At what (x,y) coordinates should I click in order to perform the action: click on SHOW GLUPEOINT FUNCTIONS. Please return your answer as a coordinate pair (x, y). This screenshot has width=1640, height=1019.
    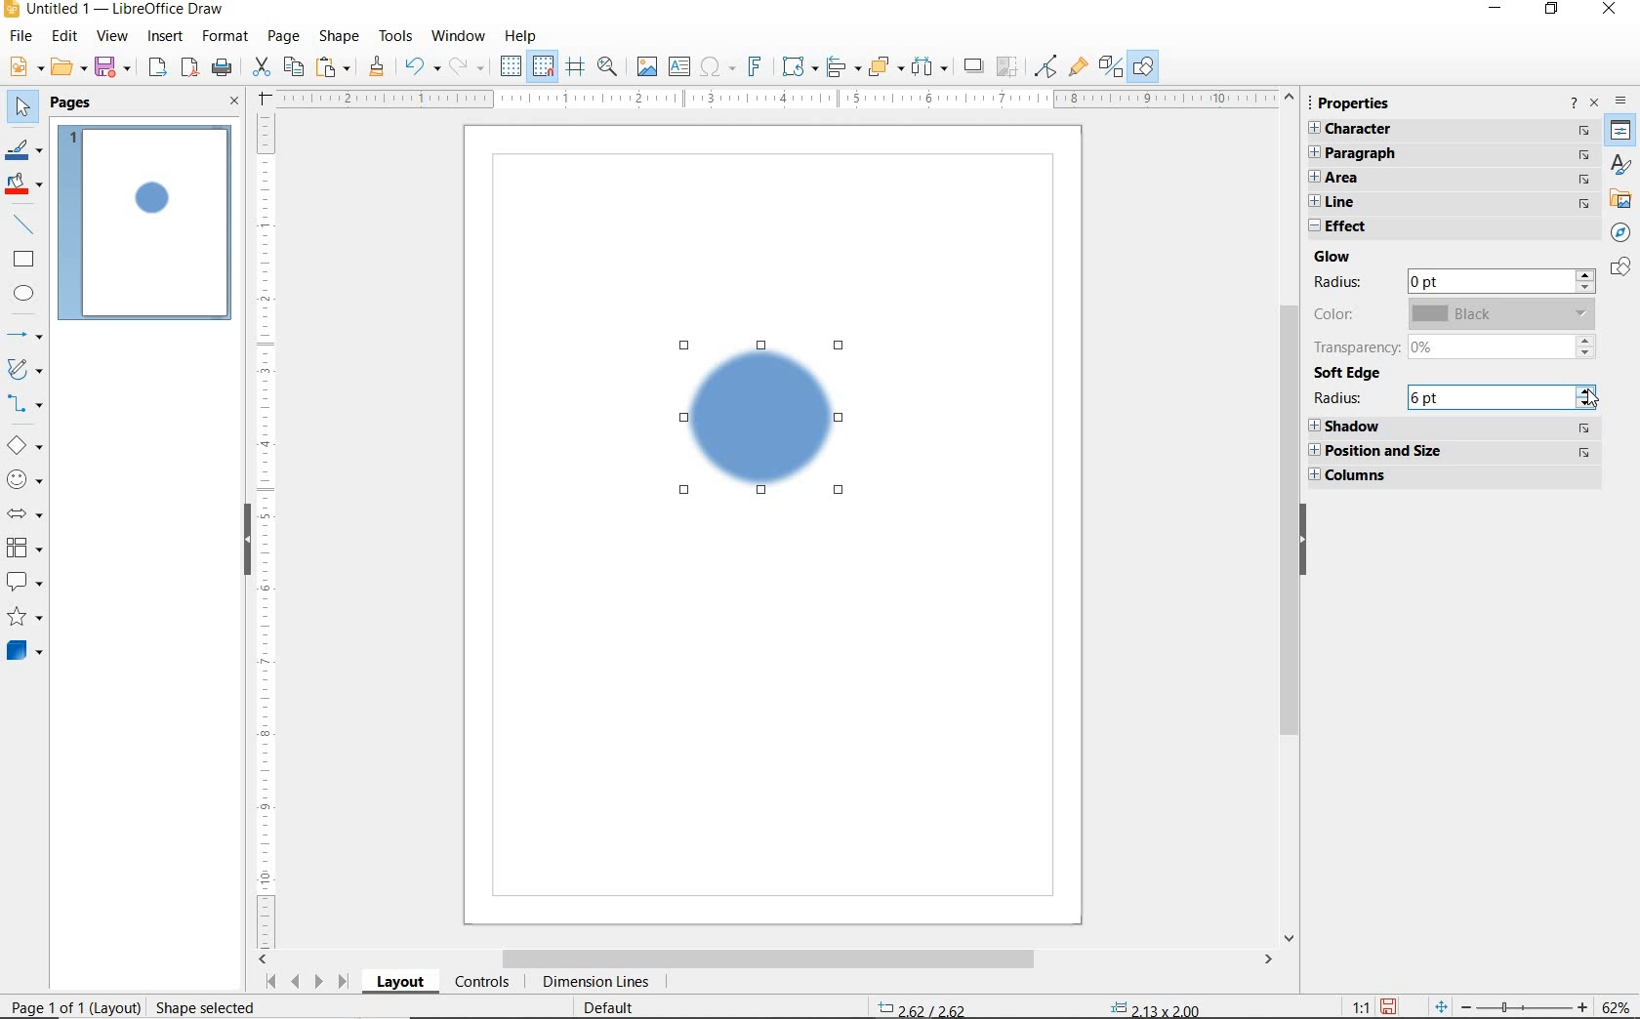
    Looking at the image, I should click on (1079, 69).